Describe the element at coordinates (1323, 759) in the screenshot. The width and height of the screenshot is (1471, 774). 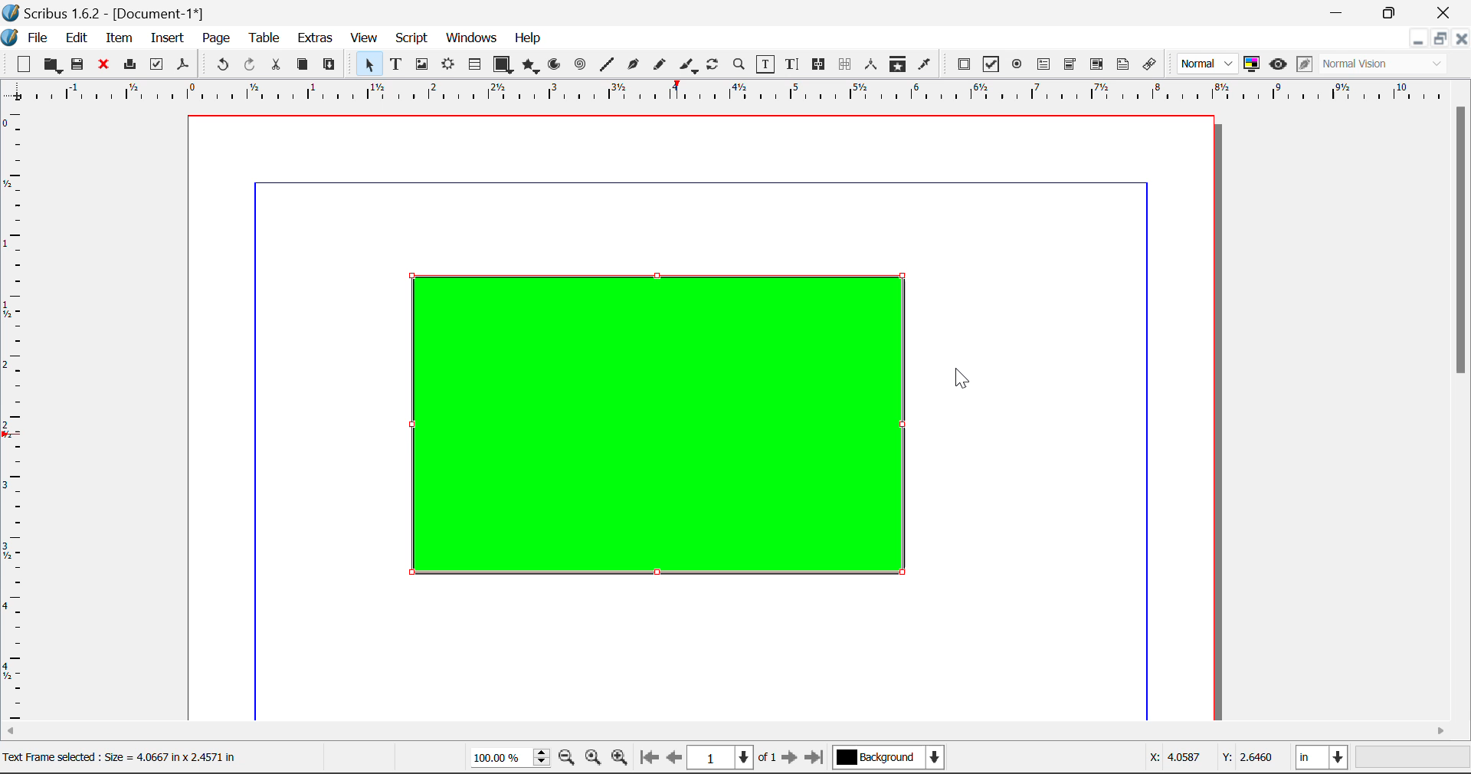
I see `Measurement Units` at that location.